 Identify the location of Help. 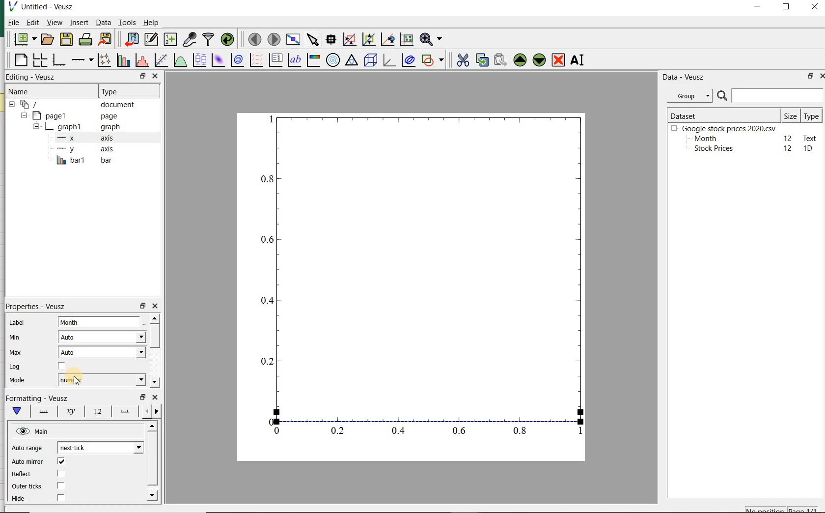
(152, 24).